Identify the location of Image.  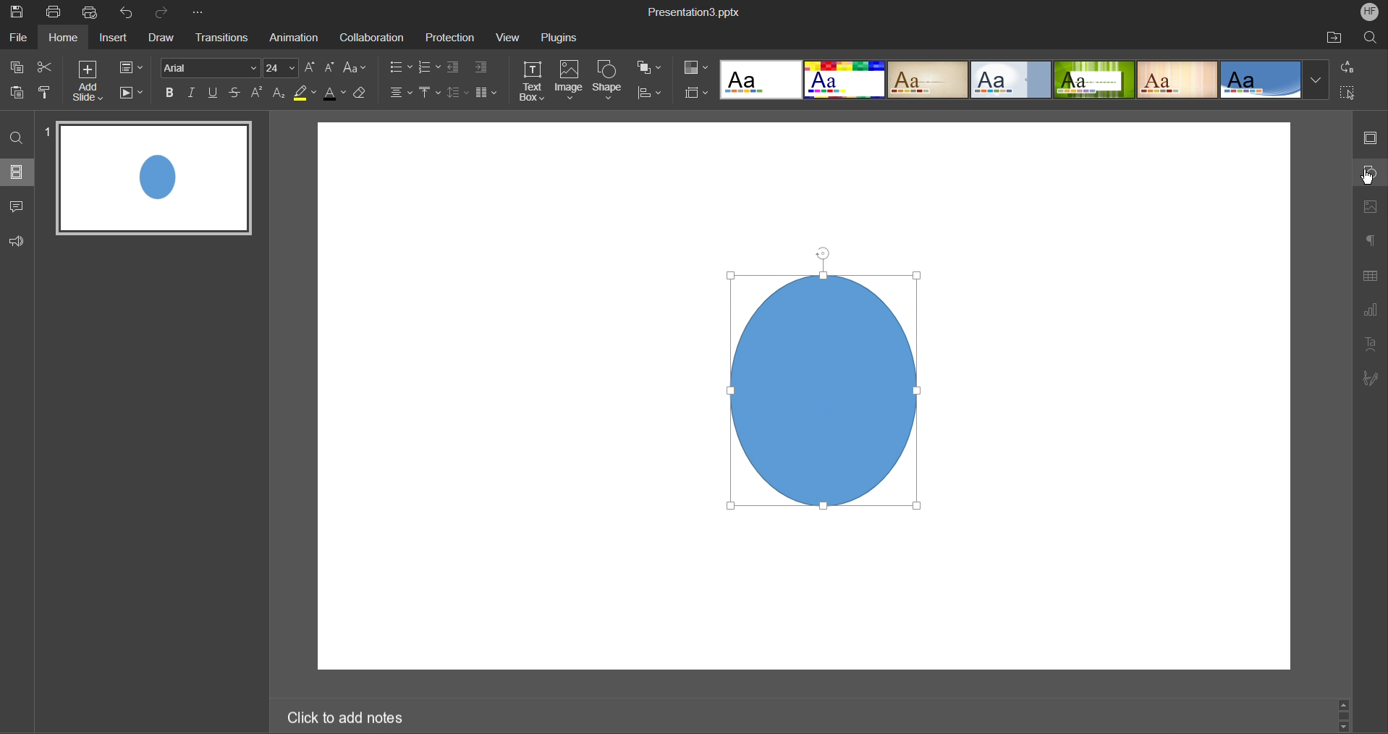
(572, 81).